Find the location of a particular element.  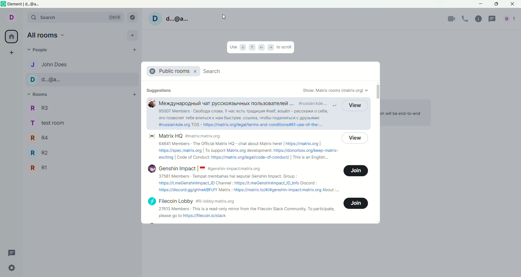

Current account/s and number of people is located at coordinates (511, 18).